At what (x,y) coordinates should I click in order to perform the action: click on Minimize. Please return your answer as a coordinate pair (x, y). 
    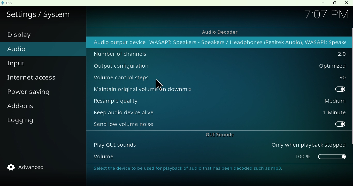
    Looking at the image, I should click on (320, 3).